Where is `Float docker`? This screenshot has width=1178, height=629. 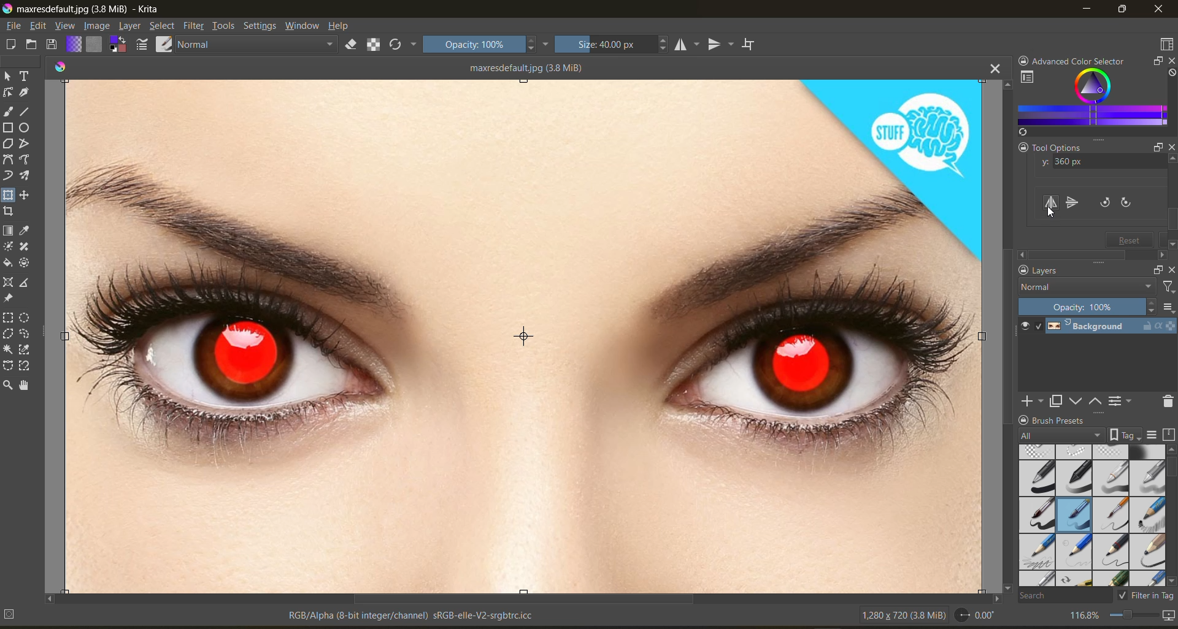
Float docker is located at coordinates (1151, 147).